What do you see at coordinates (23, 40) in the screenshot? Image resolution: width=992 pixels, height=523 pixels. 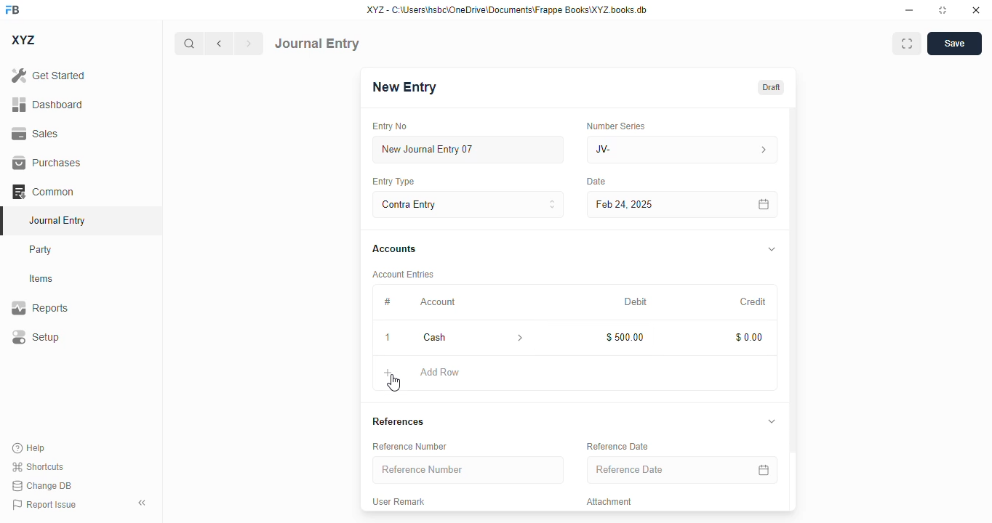 I see `XYZ` at bounding box center [23, 40].